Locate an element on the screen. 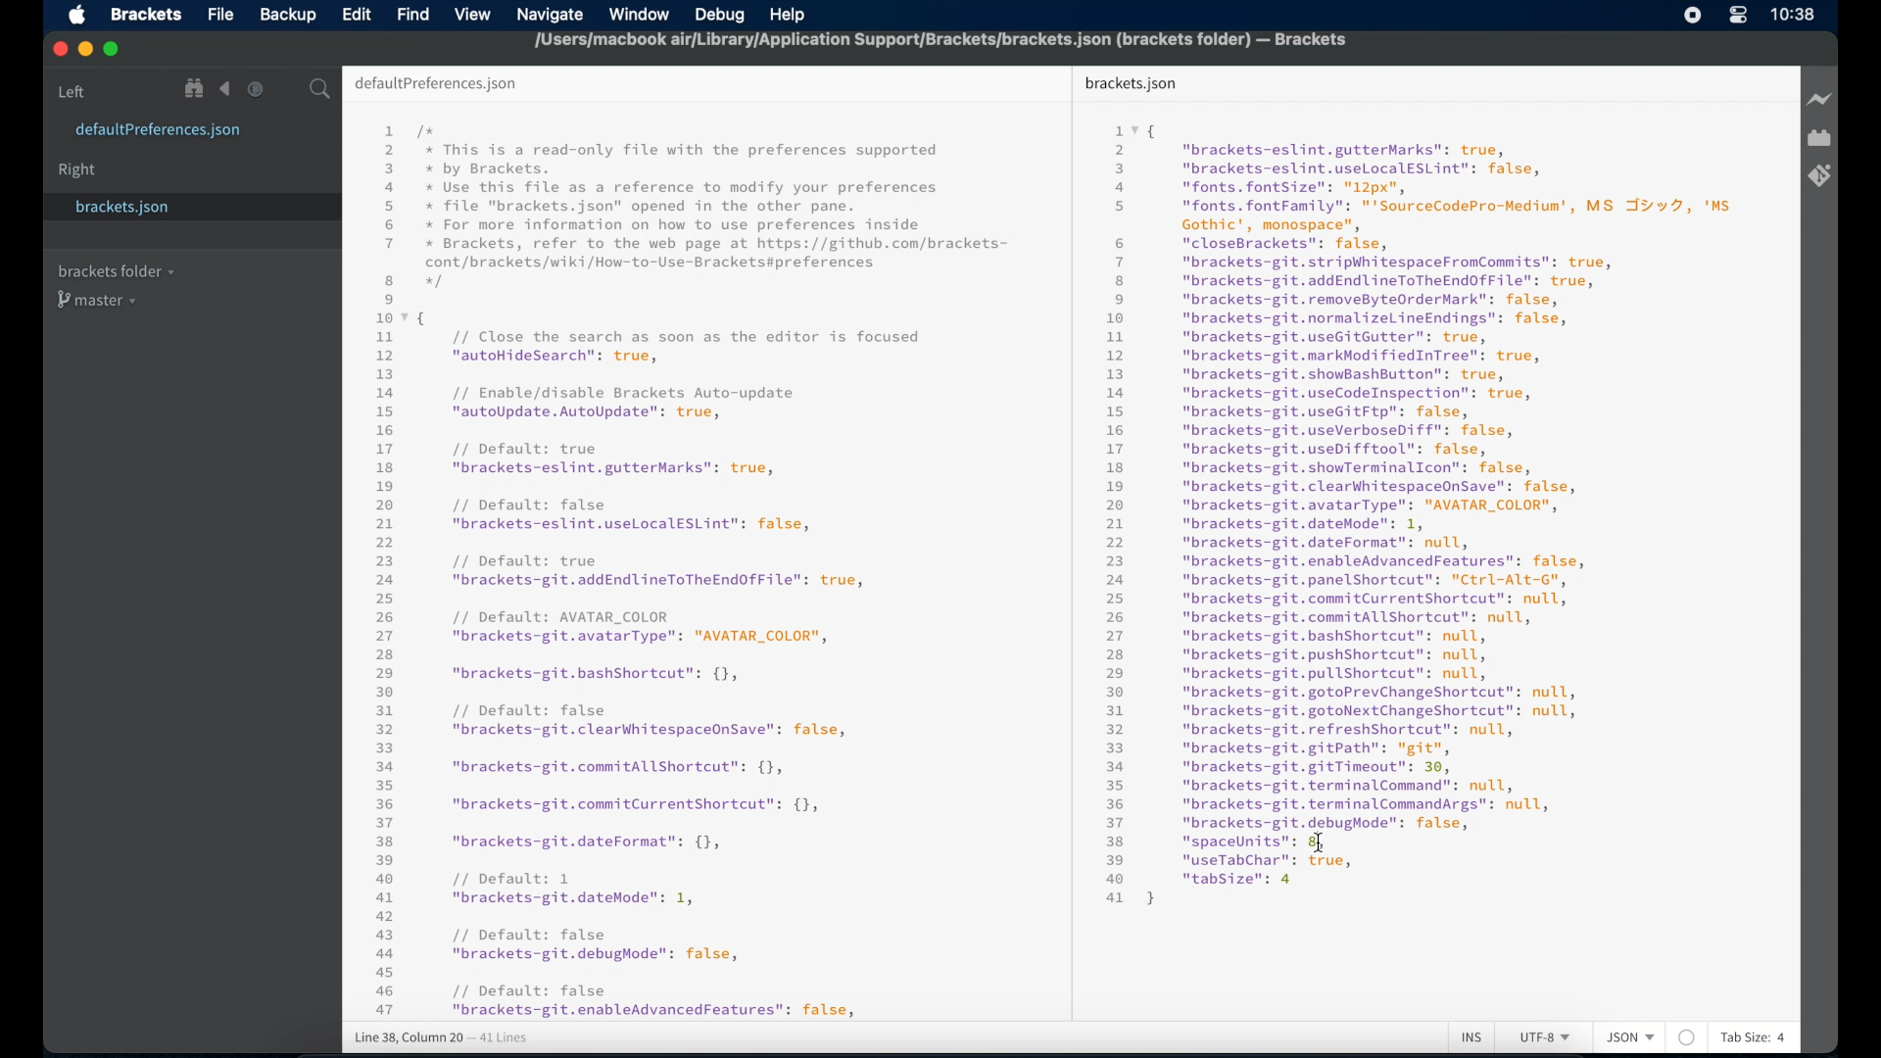 Image resolution: width=1881 pixels, height=1058 pixels. maximize is located at coordinates (113, 50).